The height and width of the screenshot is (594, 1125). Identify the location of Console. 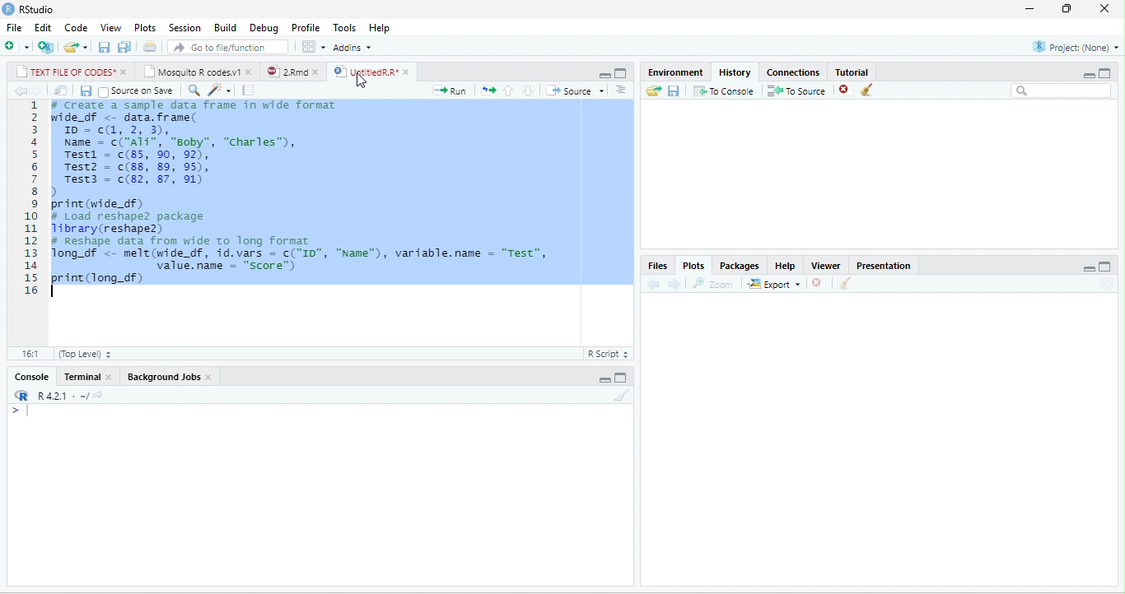
(31, 376).